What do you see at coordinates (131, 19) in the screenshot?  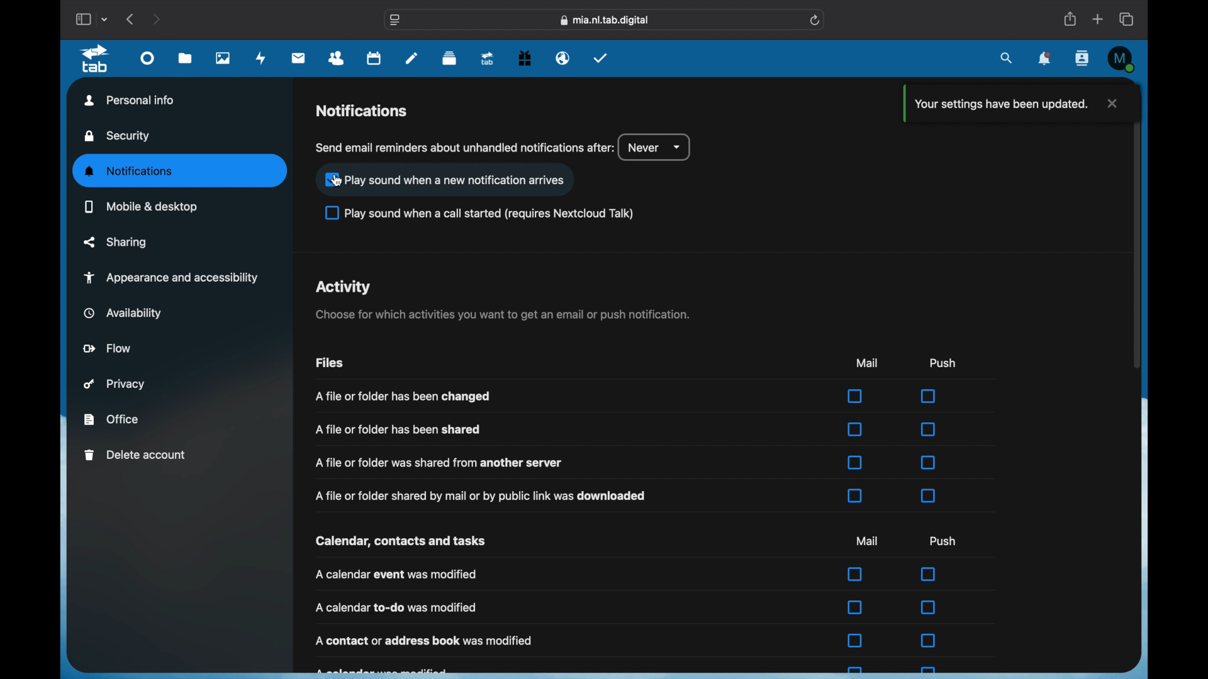 I see `previous` at bounding box center [131, 19].